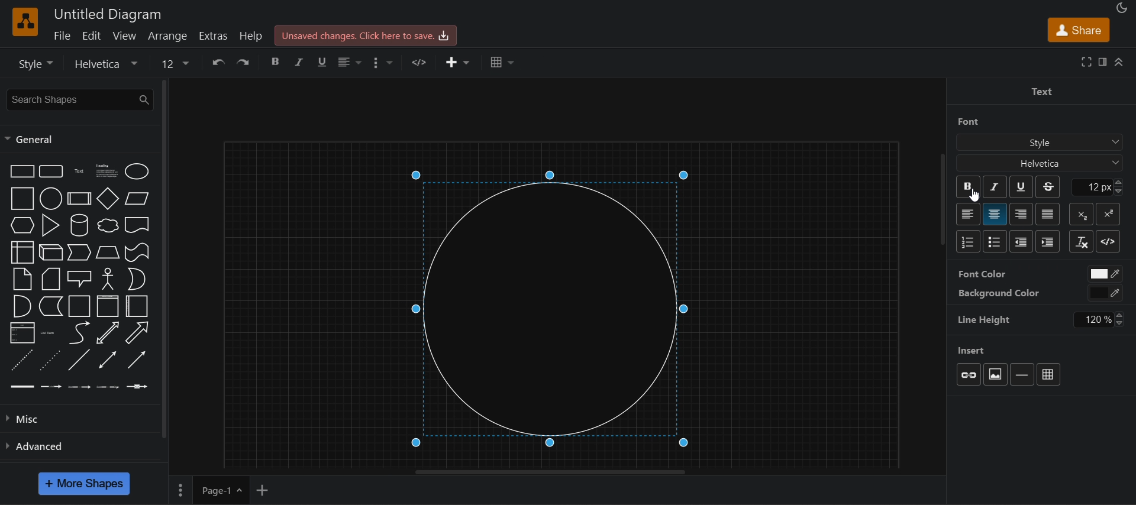  What do you see at coordinates (78, 172) in the screenshot?
I see `text` at bounding box center [78, 172].